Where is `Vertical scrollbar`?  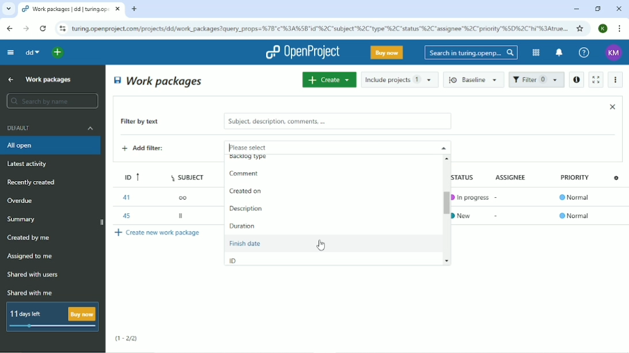 Vertical scrollbar is located at coordinates (443, 199).